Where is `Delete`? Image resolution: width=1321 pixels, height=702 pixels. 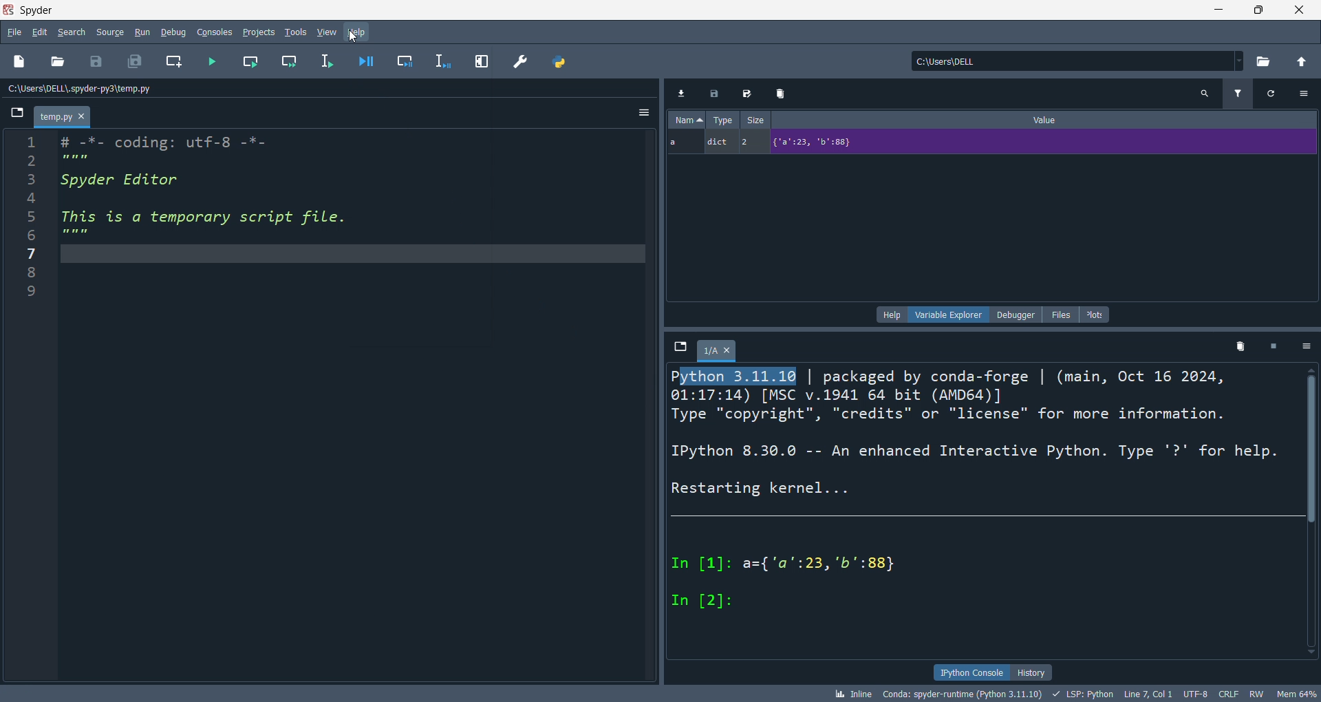 Delete is located at coordinates (781, 94).